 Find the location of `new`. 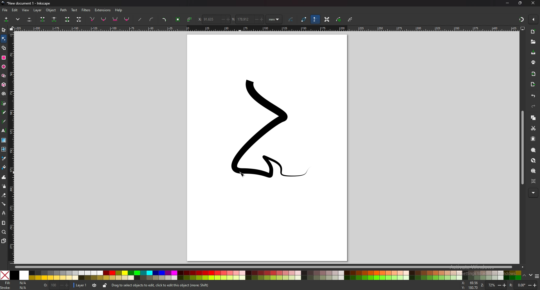

new is located at coordinates (533, 32).